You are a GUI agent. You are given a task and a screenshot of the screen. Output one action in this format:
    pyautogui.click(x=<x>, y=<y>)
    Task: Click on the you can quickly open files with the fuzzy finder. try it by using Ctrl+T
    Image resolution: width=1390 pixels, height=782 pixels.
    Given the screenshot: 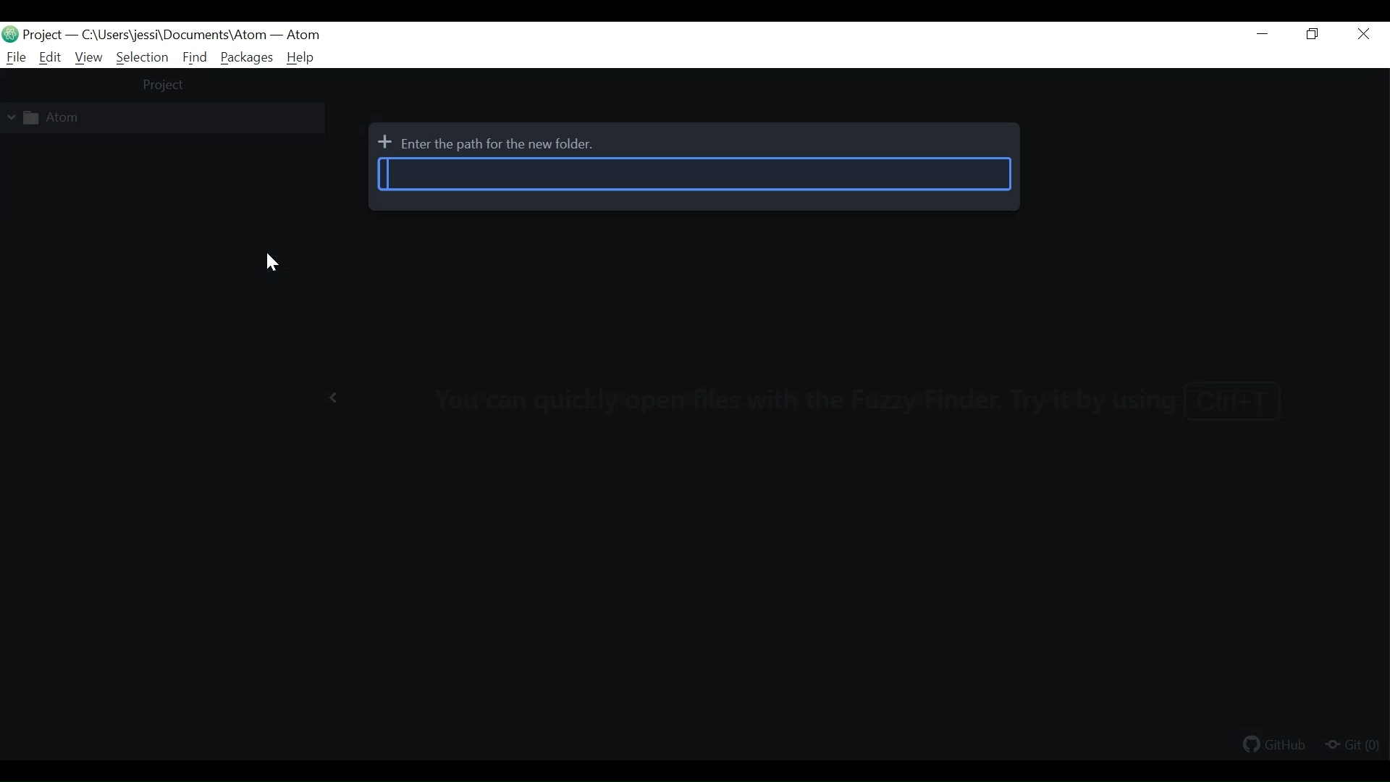 What is the action you would take?
    pyautogui.click(x=869, y=398)
    